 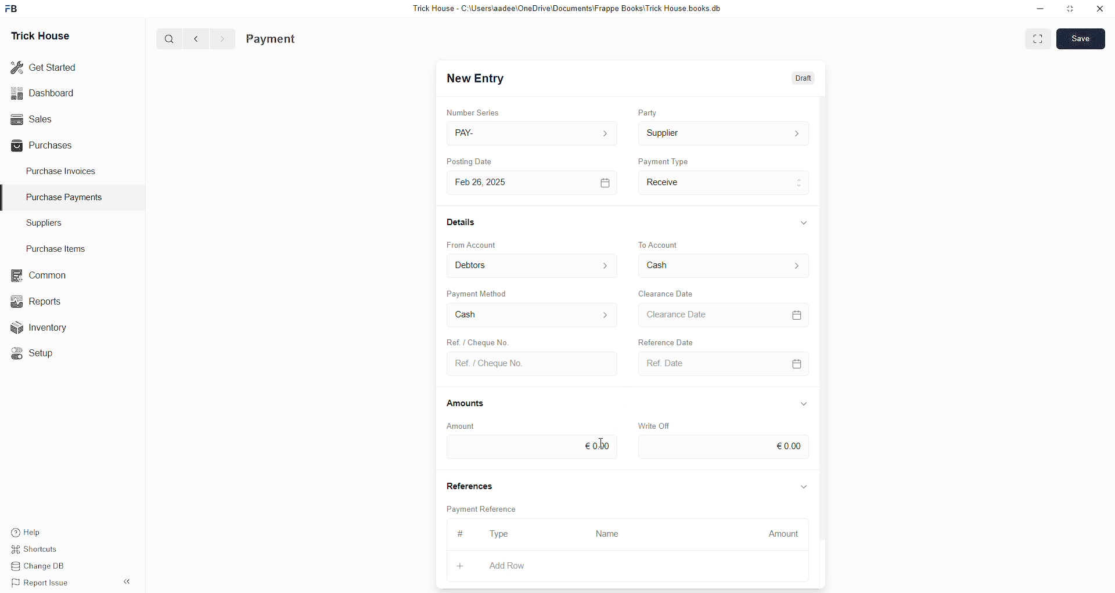 What do you see at coordinates (804, 402) in the screenshot?
I see `expand` at bounding box center [804, 402].